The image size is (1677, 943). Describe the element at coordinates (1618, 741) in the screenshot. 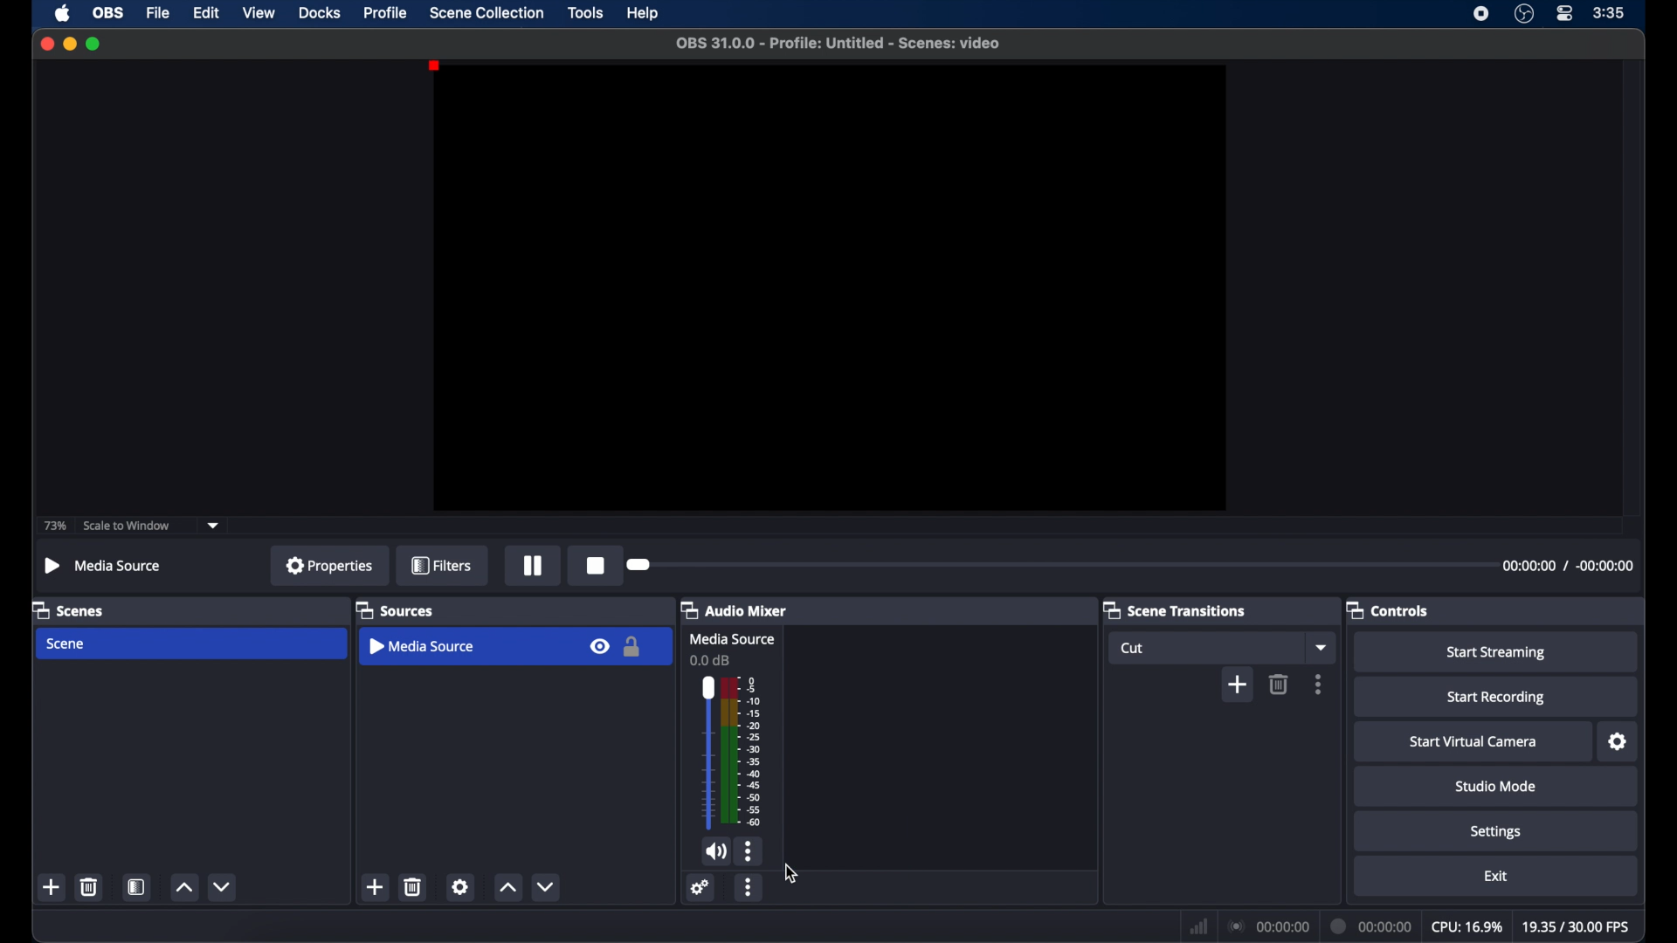

I see `settings` at that location.